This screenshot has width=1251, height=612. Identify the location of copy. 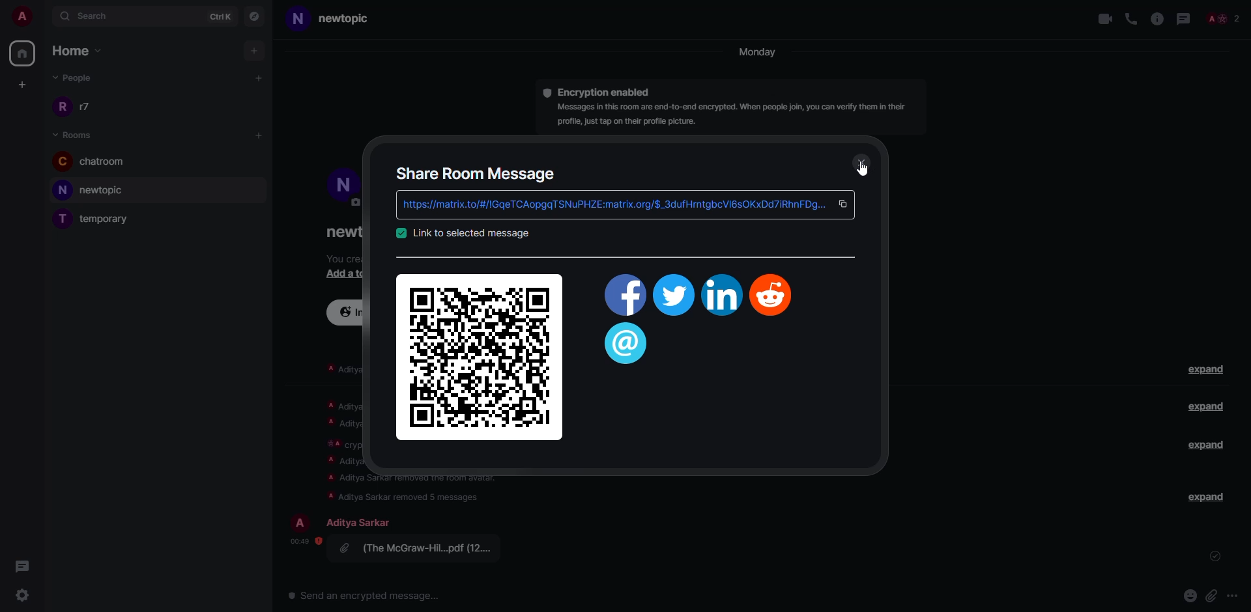
(874, 203).